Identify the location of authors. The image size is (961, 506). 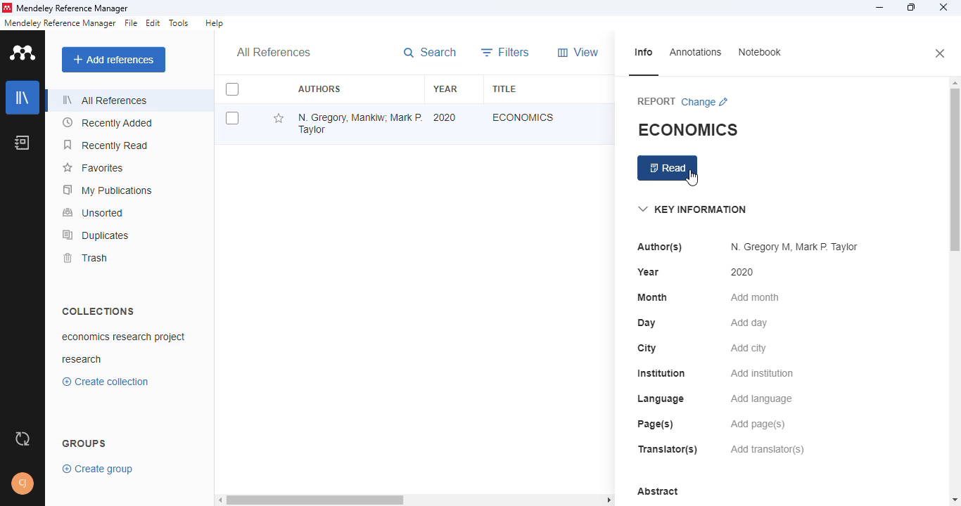
(319, 89).